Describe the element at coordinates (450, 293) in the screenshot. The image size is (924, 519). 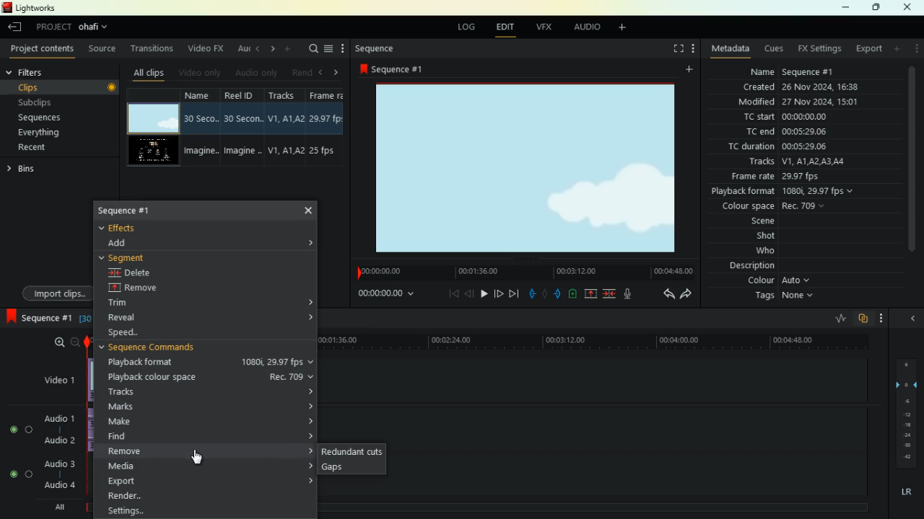
I see `beggining` at that location.